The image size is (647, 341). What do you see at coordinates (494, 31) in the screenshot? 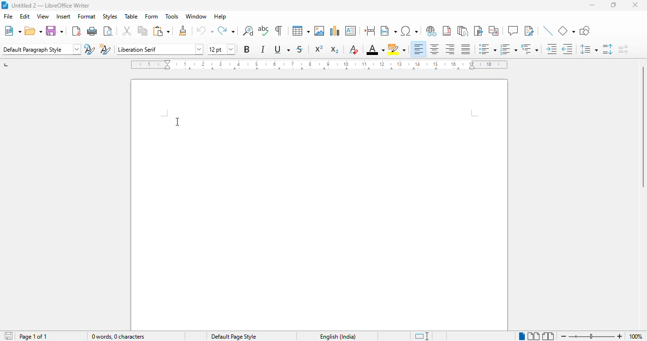
I see `insert cross-reference` at bounding box center [494, 31].